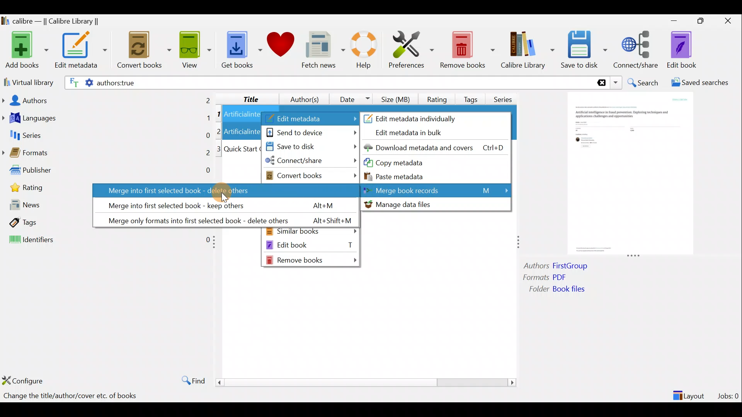 The width and height of the screenshot is (742, 417). Describe the element at coordinates (702, 83) in the screenshot. I see `Saved searches` at that location.